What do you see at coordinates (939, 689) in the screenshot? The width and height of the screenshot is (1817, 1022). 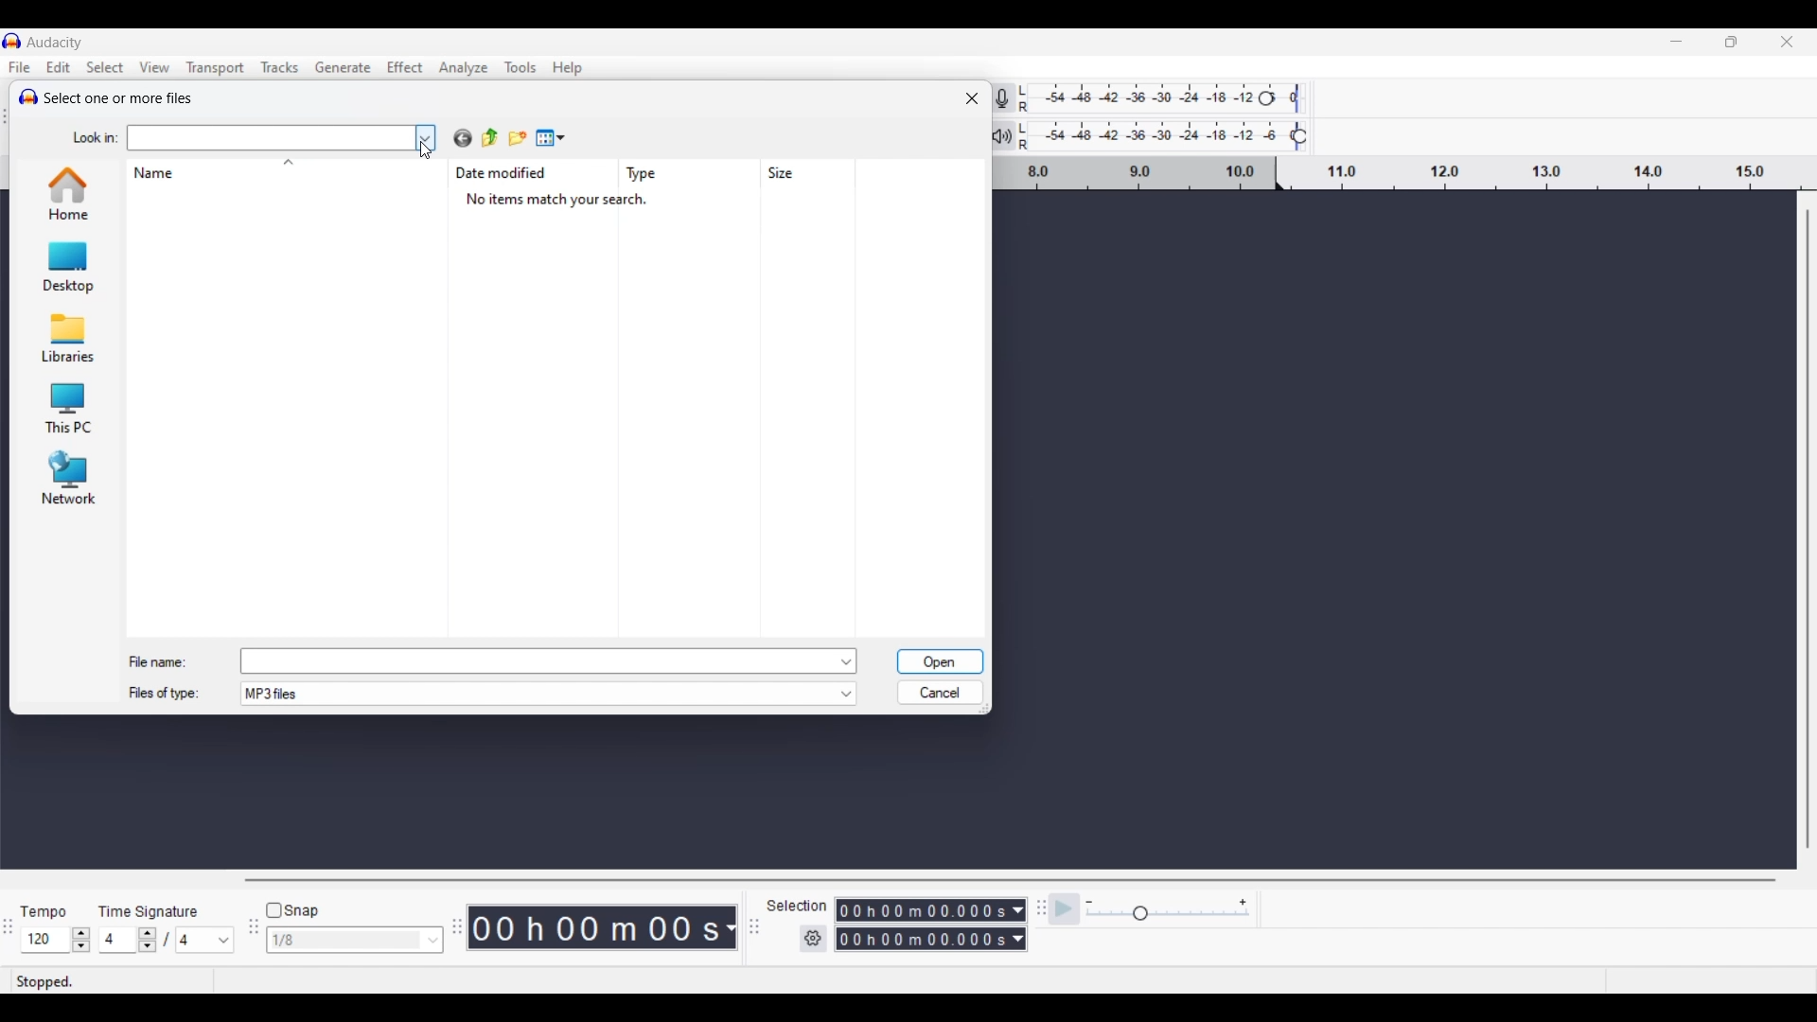 I see `Click to cancel inputs` at bounding box center [939, 689].